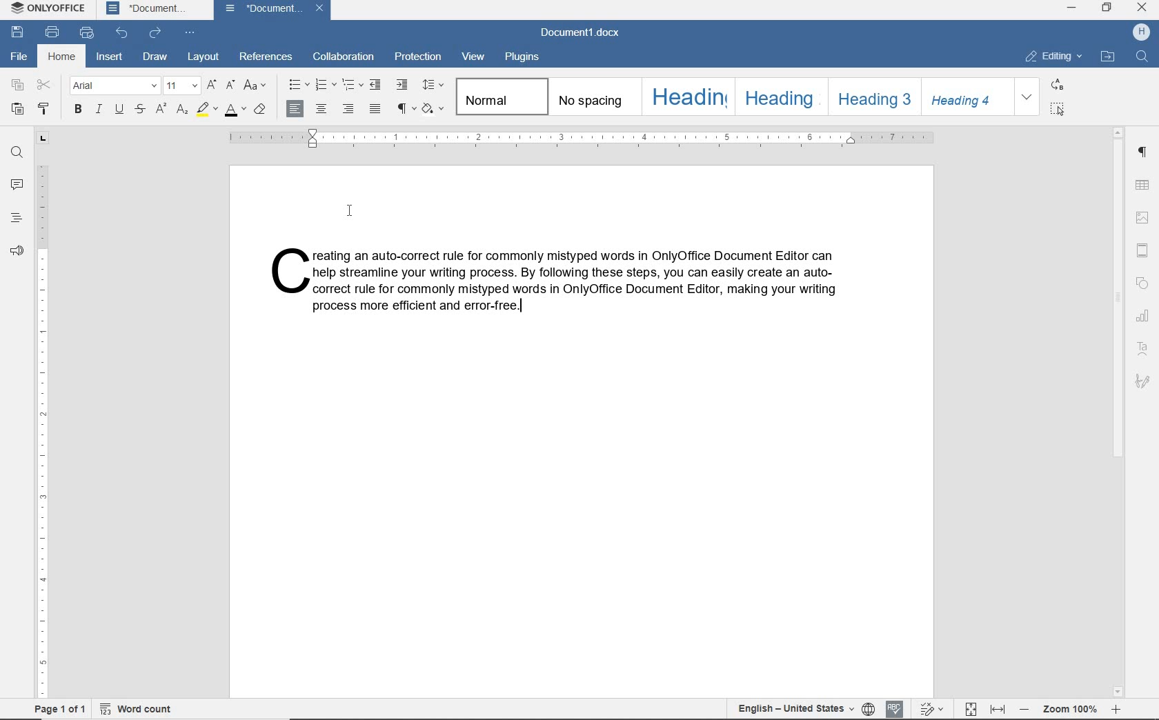 This screenshot has height=720, width=1159. I want to click on SHADING, so click(435, 110).